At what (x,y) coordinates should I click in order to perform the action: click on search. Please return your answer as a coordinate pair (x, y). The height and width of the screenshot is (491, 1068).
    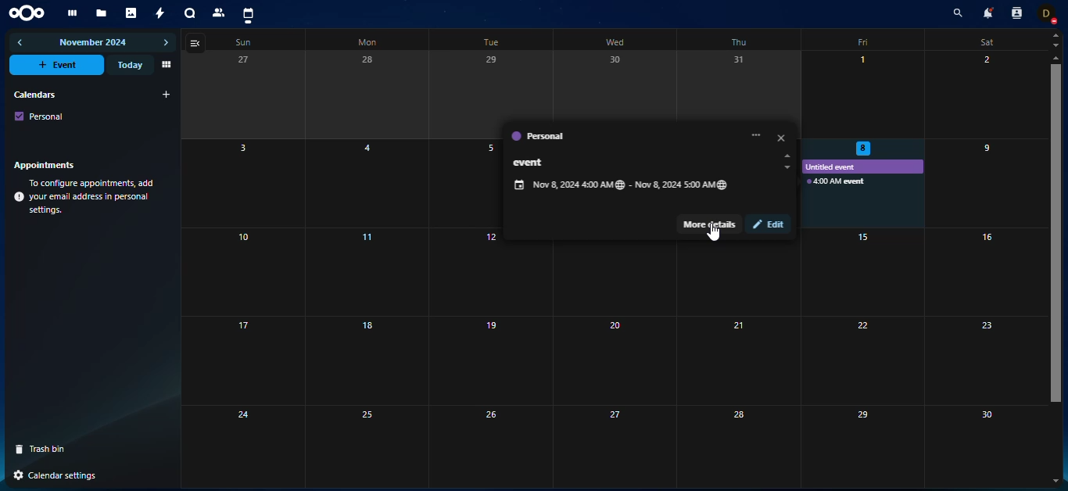
    Looking at the image, I should click on (955, 14).